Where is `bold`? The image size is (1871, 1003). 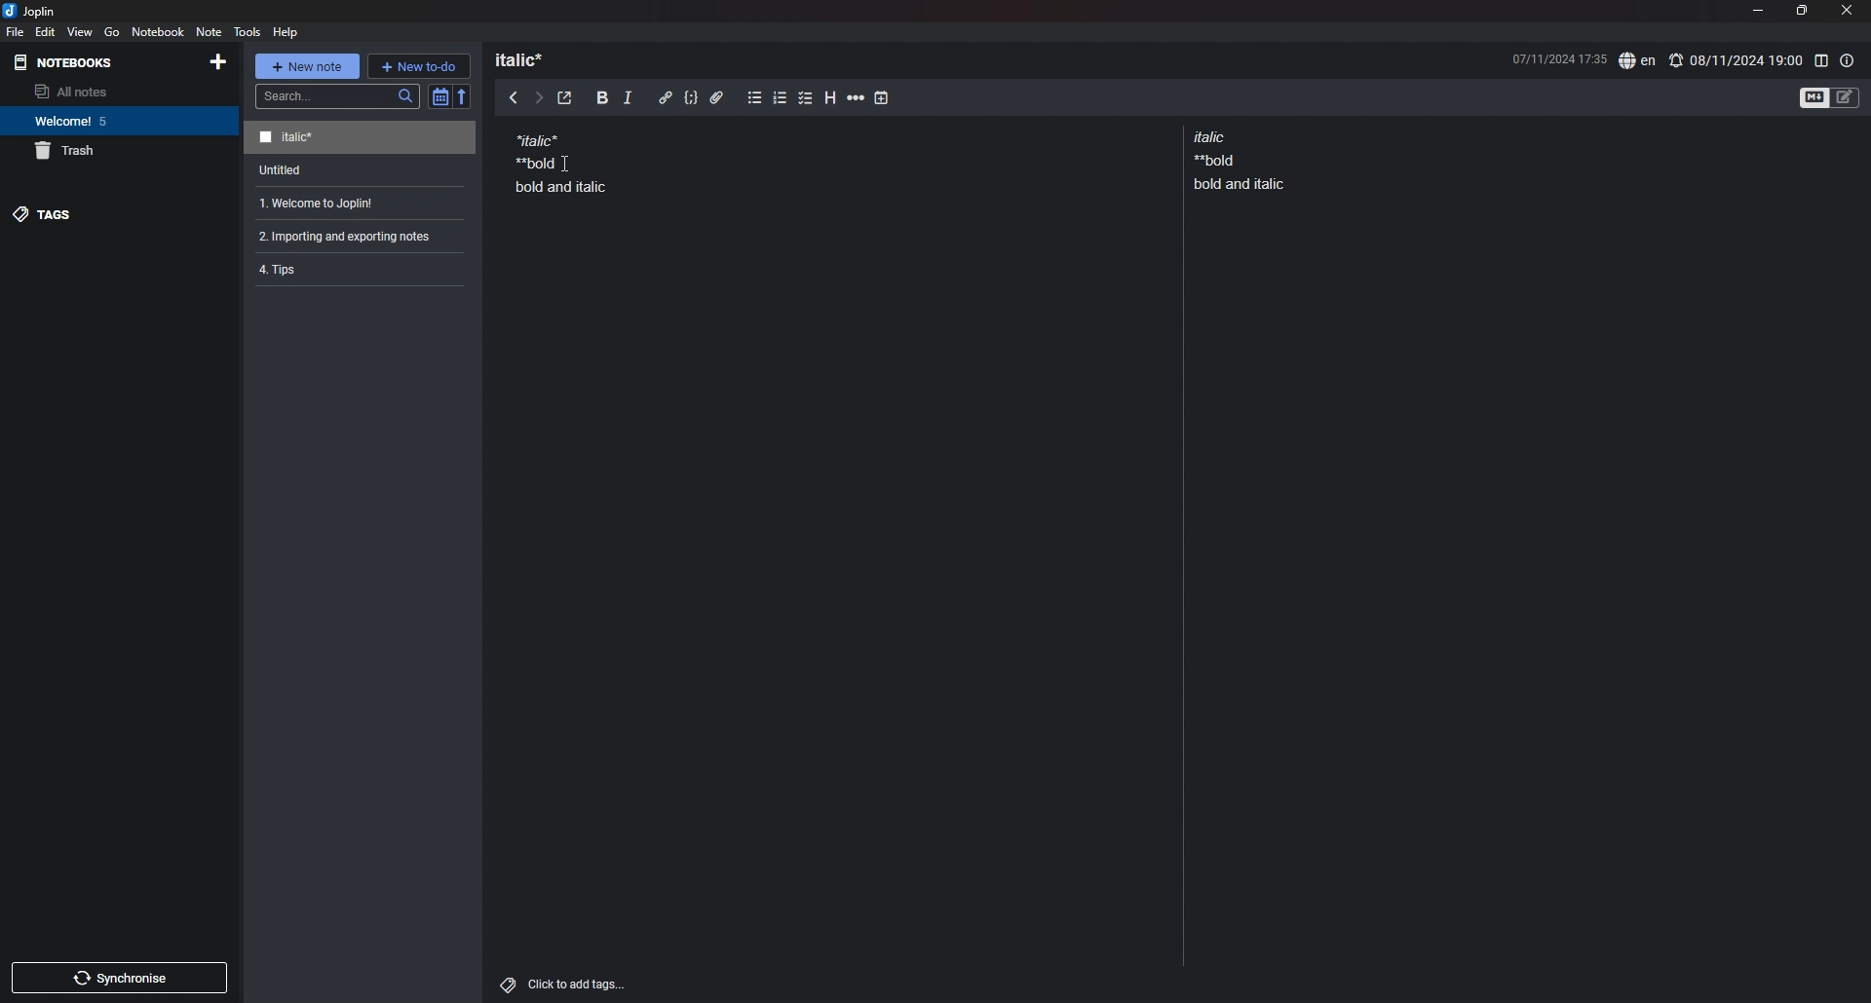 bold is located at coordinates (602, 98).